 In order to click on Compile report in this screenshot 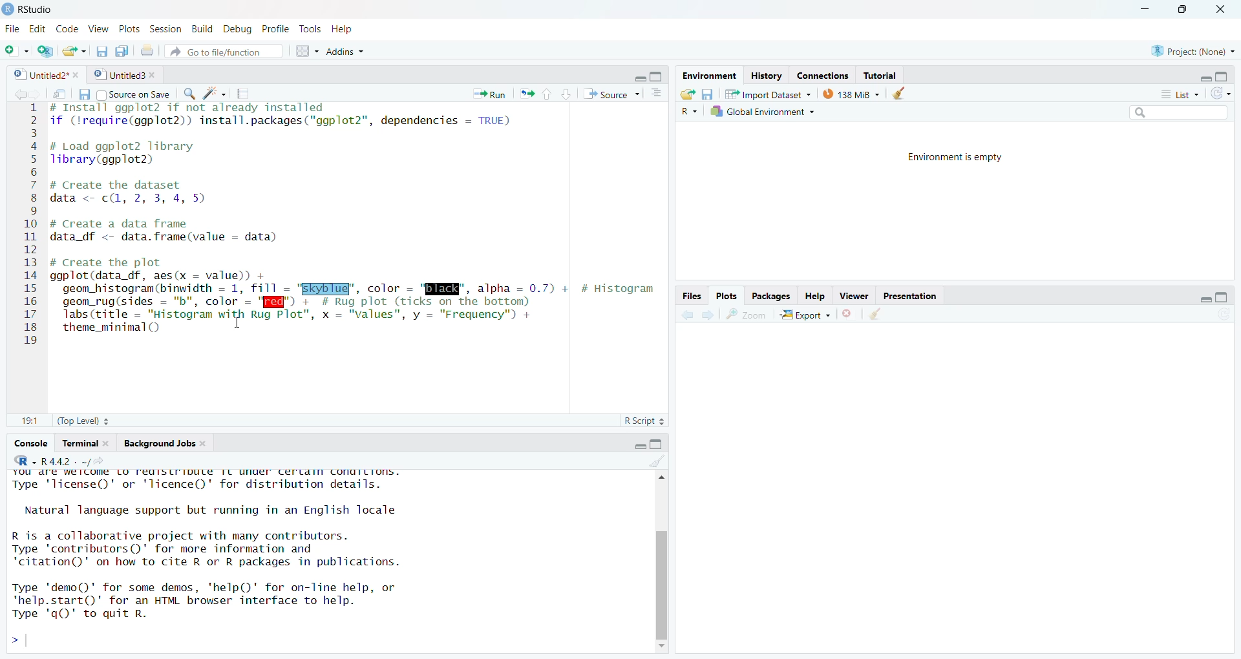, I will do `click(246, 94)`.